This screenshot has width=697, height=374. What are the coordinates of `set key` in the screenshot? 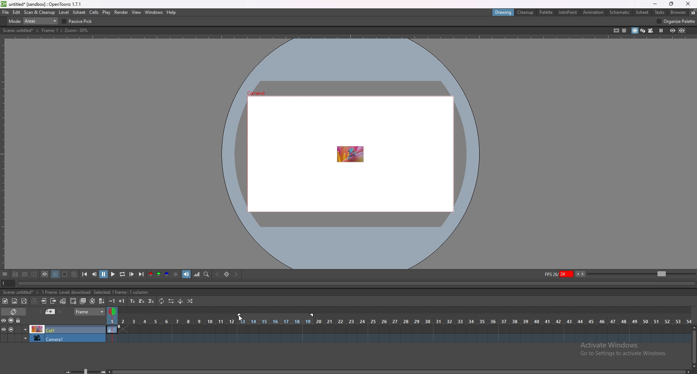 It's located at (227, 274).